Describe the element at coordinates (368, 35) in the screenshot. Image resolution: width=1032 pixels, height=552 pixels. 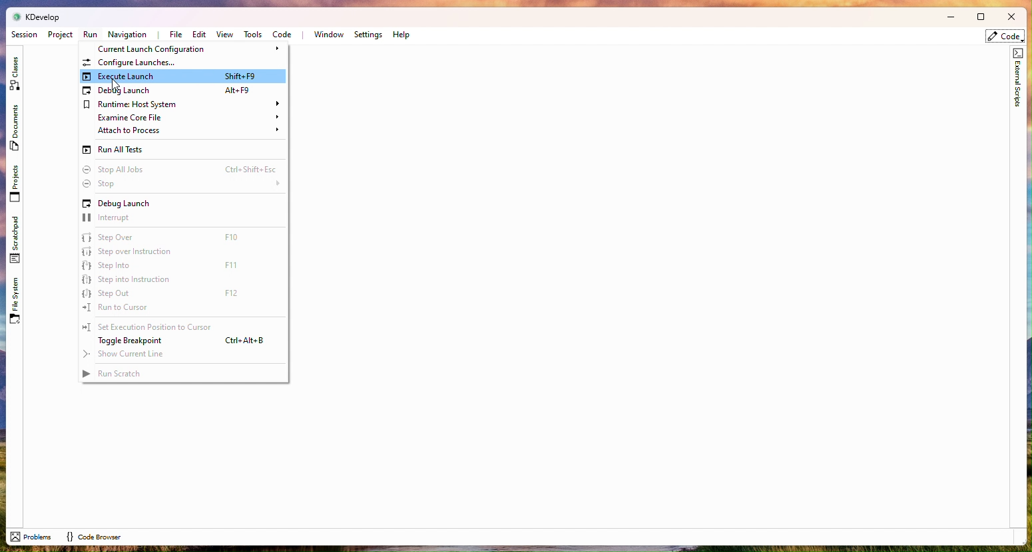
I see `Settings` at that location.